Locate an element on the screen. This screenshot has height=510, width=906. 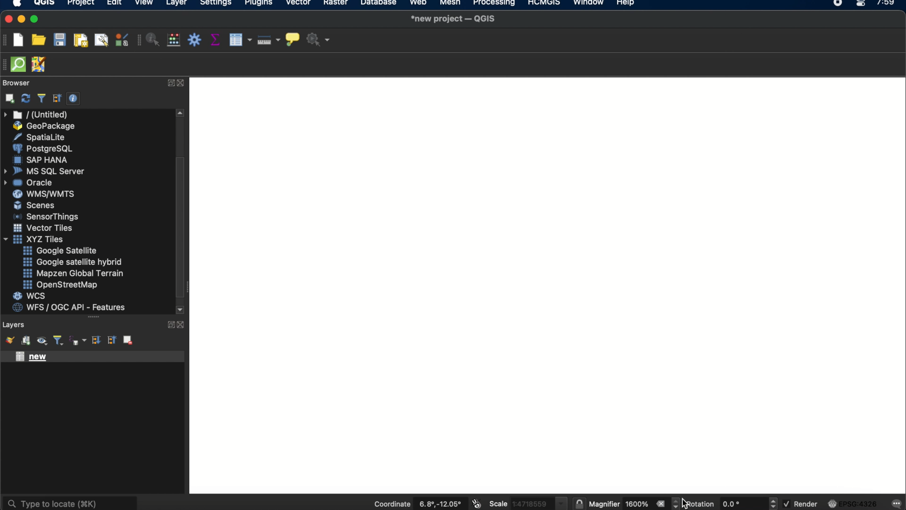
SHOW STATISTICAL SUMMARY is located at coordinates (217, 41).